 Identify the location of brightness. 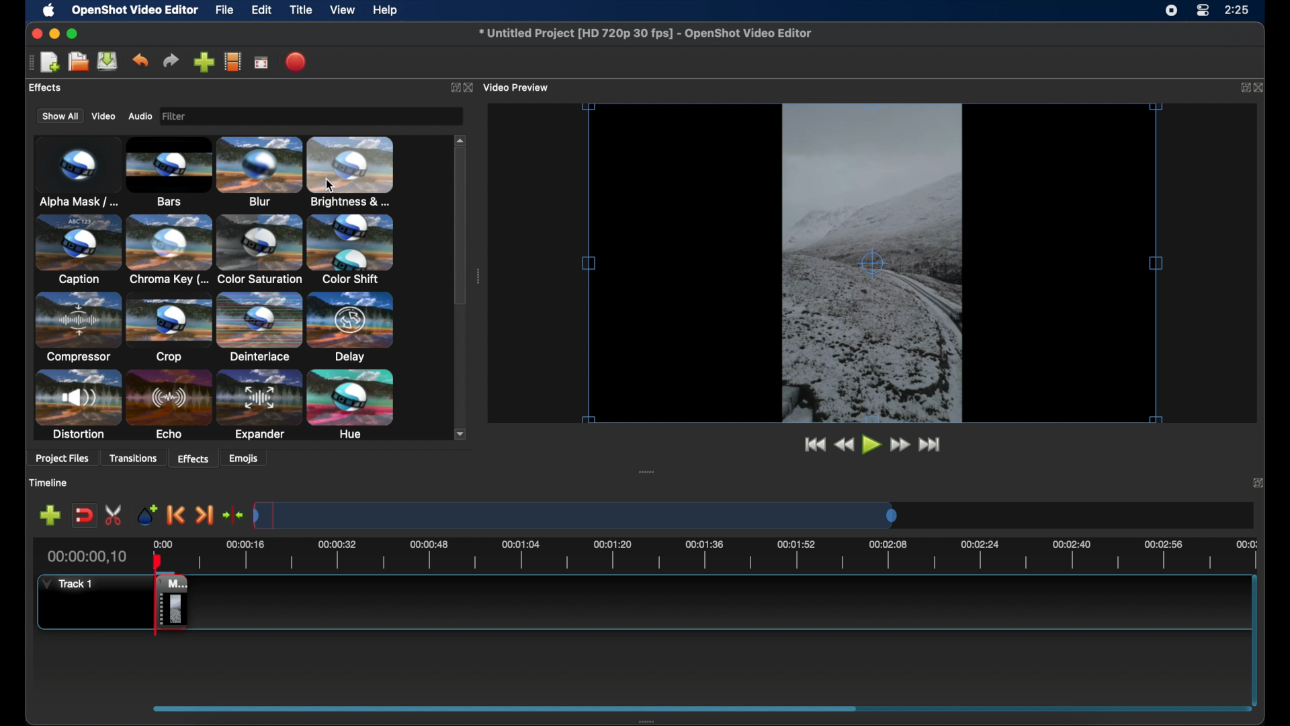
(351, 171).